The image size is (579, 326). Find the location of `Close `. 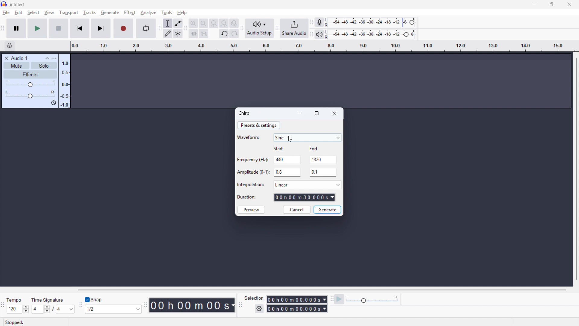

Close  is located at coordinates (569, 4).